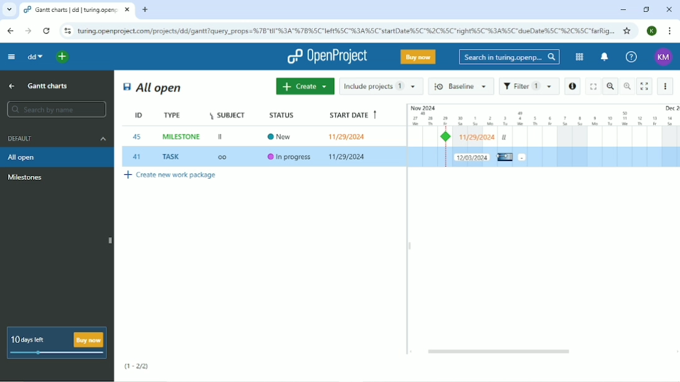 This screenshot has height=382, width=680. I want to click on Help, so click(630, 56).